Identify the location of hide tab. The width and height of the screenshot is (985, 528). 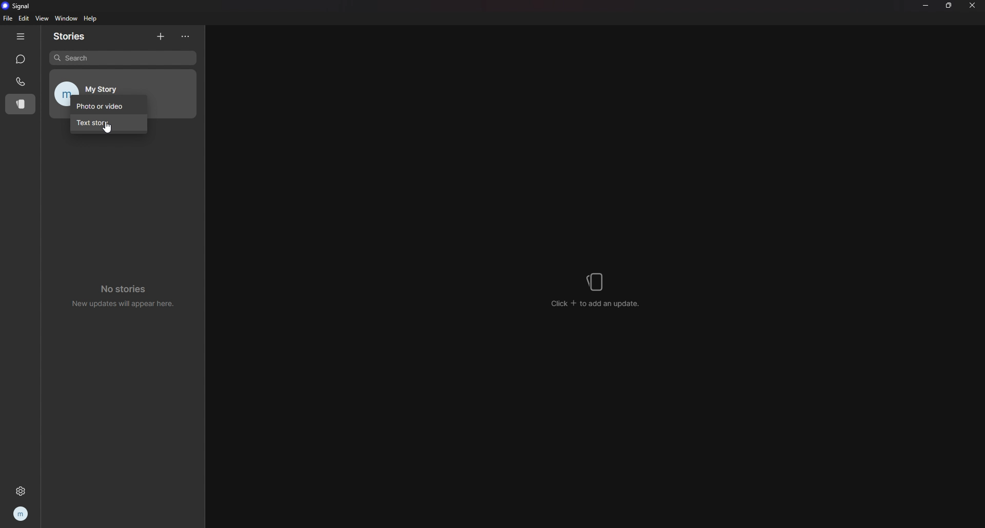
(21, 36).